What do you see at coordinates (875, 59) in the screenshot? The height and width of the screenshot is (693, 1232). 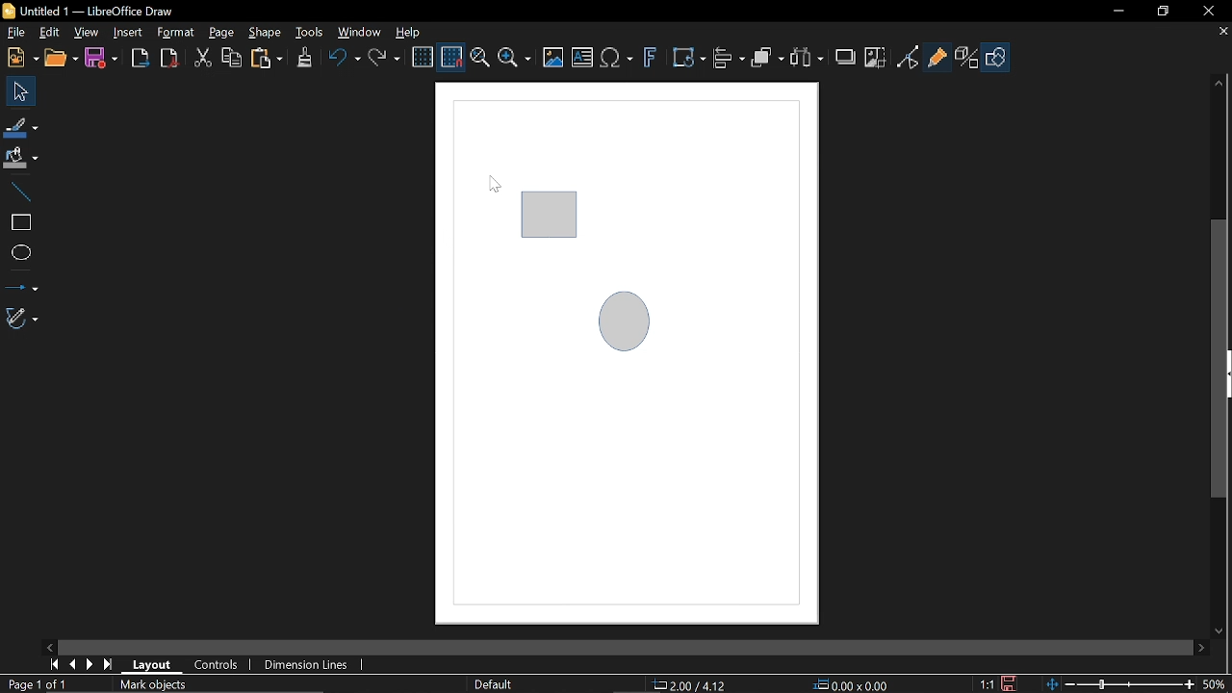 I see `Crop` at bounding box center [875, 59].